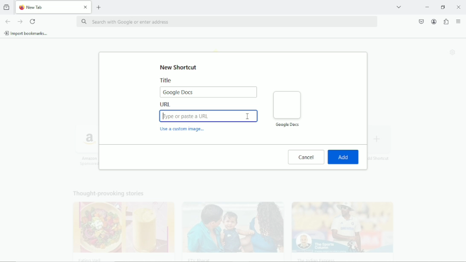 This screenshot has width=466, height=262. Describe the element at coordinates (226, 22) in the screenshot. I see `search with Google or enter address` at that location.